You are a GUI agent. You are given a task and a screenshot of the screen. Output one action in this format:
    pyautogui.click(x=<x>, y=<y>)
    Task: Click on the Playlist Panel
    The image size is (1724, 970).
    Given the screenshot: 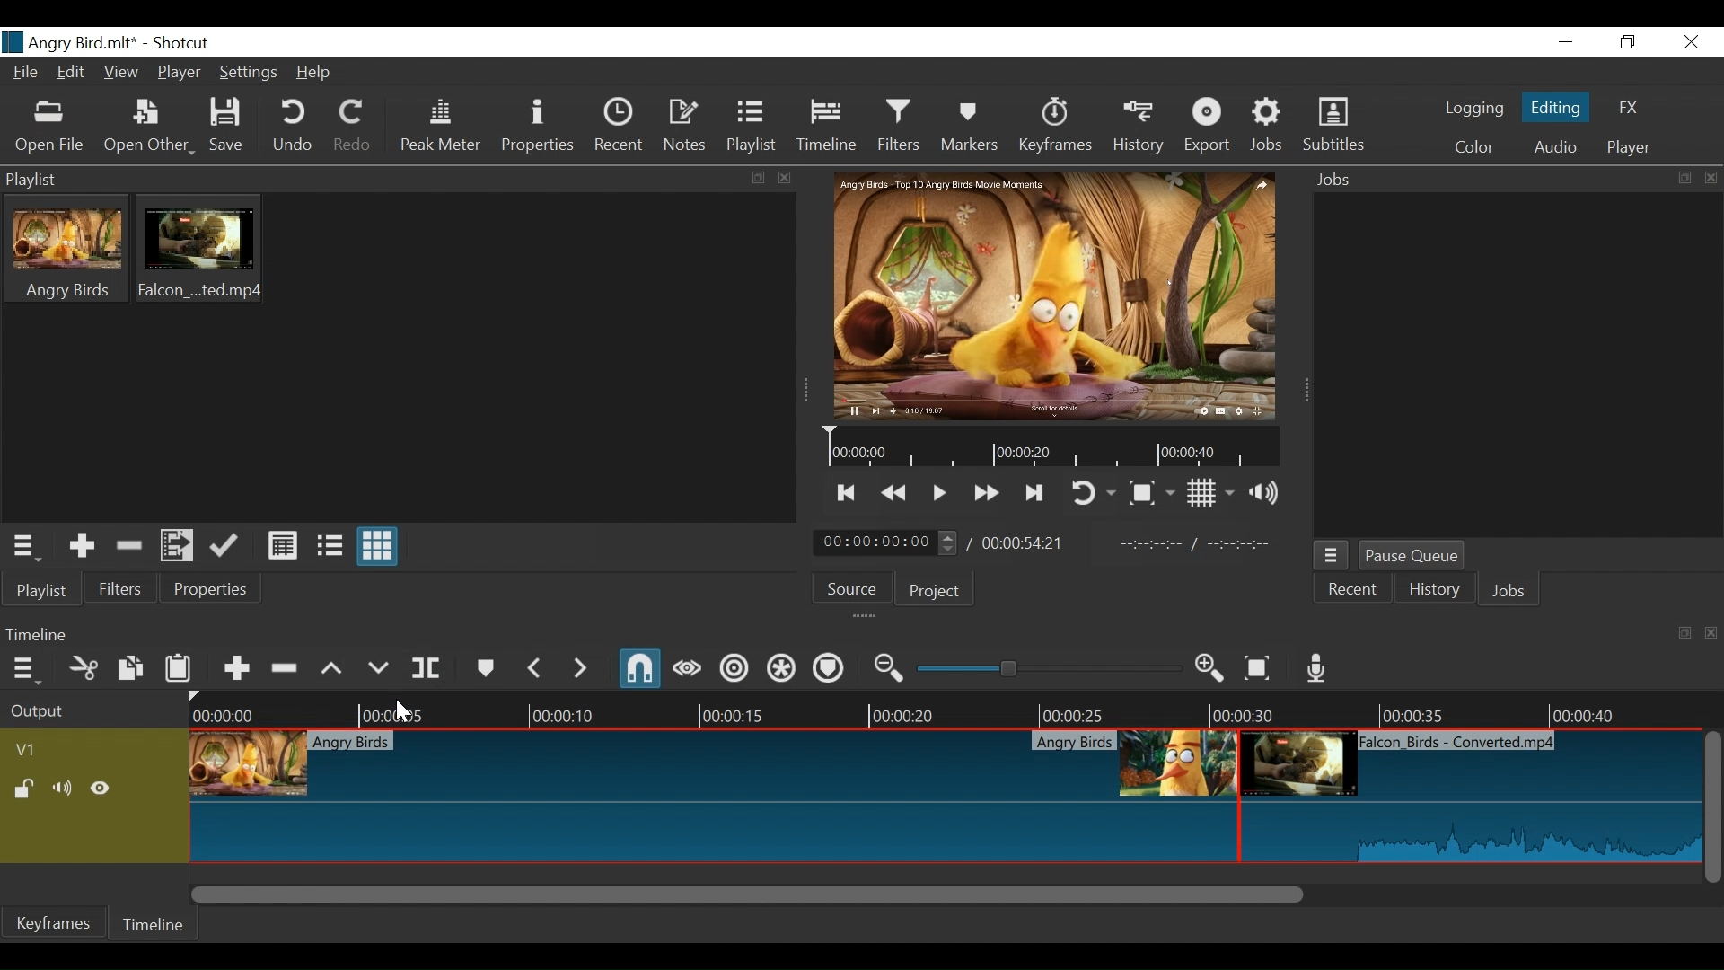 What is the action you would take?
    pyautogui.click(x=399, y=181)
    